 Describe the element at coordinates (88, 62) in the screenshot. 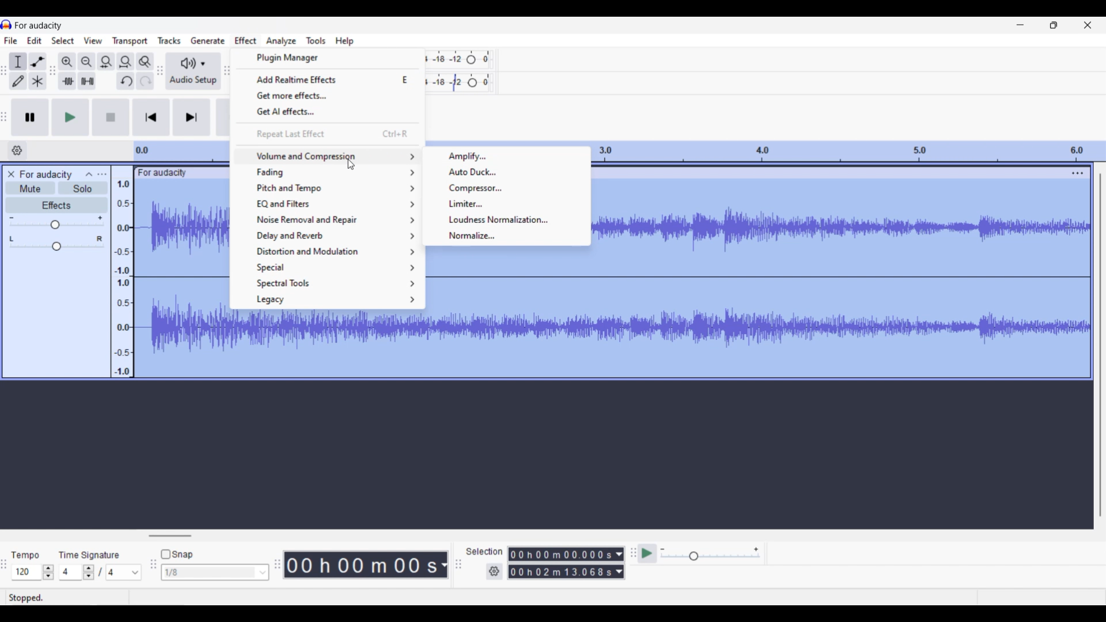

I see `Zoom out` at that location.